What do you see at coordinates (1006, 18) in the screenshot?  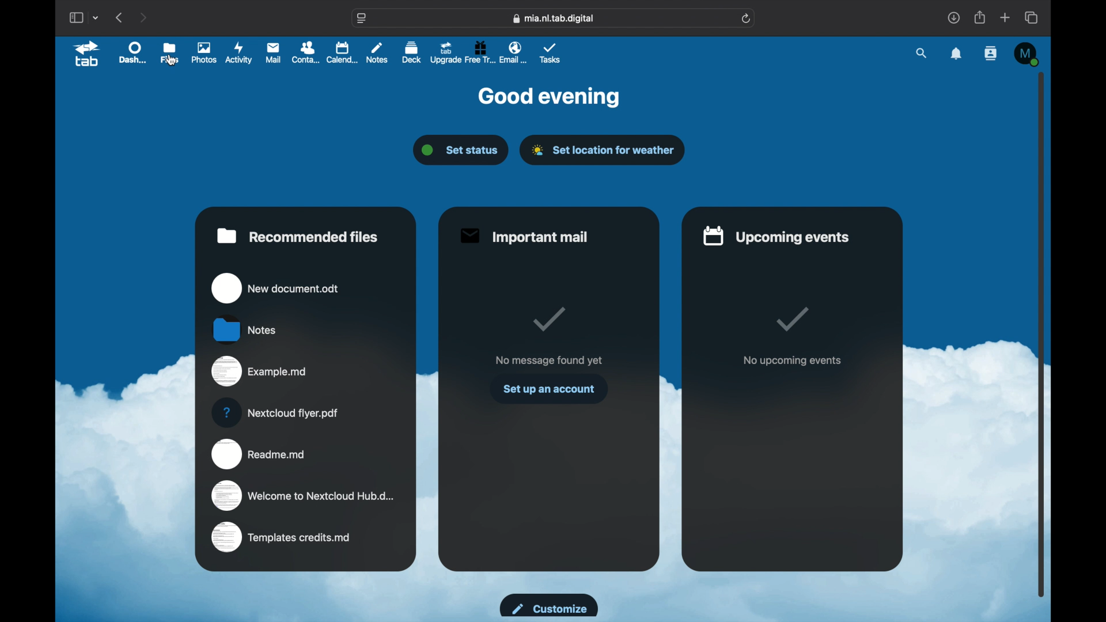 I see `new tab` at bounding box center [1006, 18].